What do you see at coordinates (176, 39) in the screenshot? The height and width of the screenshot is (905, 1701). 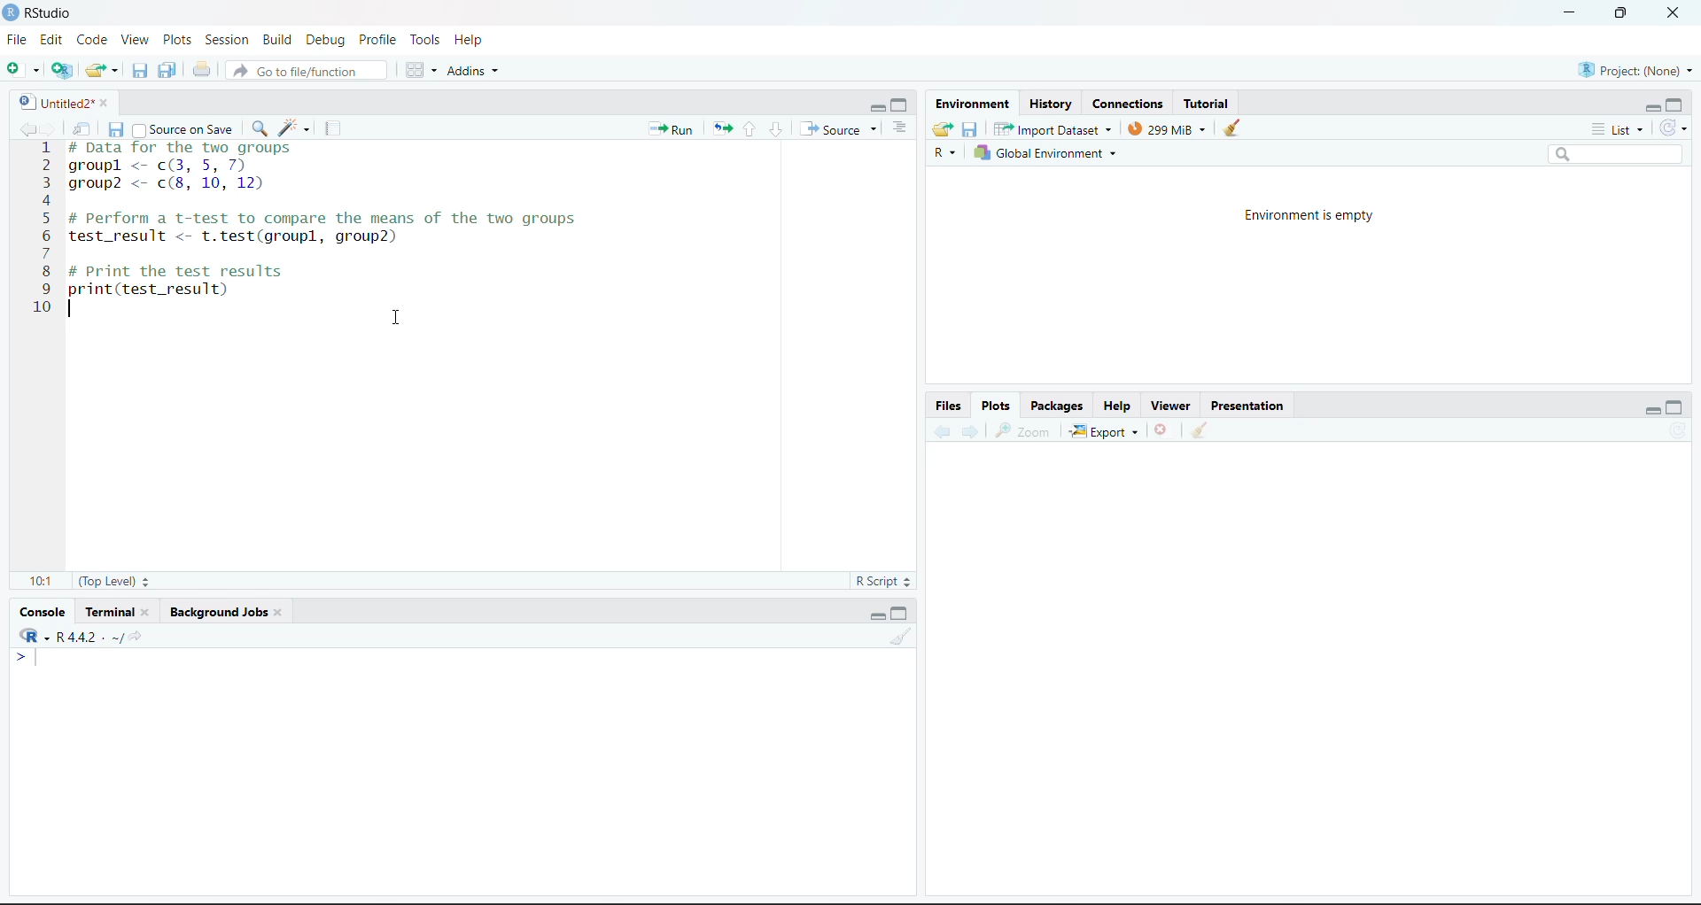 I see `Plots` at bounding box center [176, 39].